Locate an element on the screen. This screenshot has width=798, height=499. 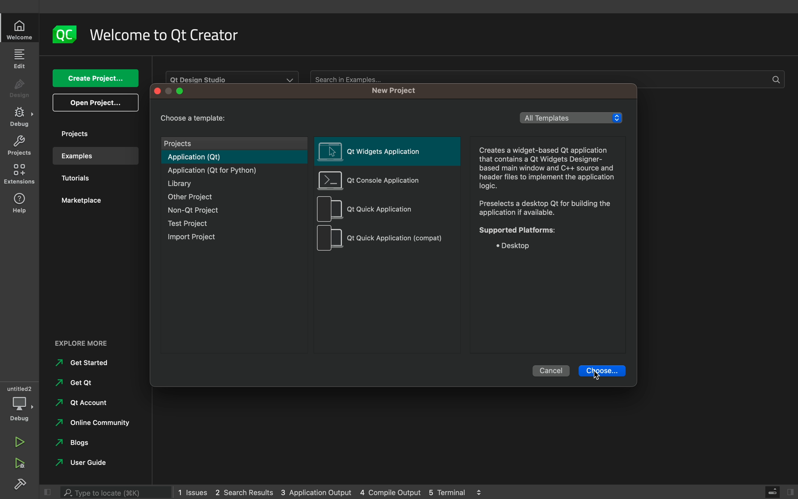
online community is located at coordinates (90, 425).